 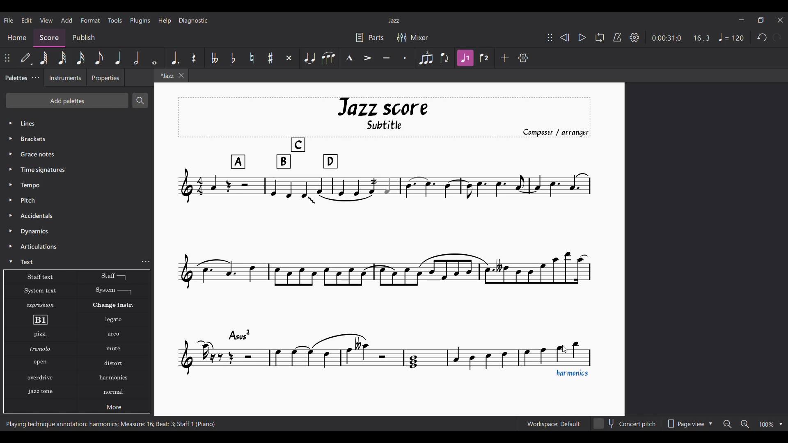 What do you see at coordinates (39, 349) in the screenshot?
I see `` at bounding box center [39, 349].